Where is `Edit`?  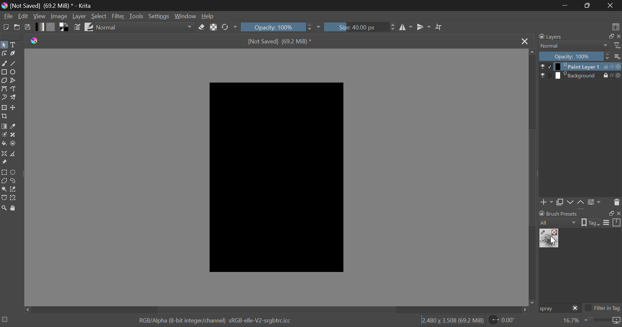
Edit is located at coordinates (23, 16).